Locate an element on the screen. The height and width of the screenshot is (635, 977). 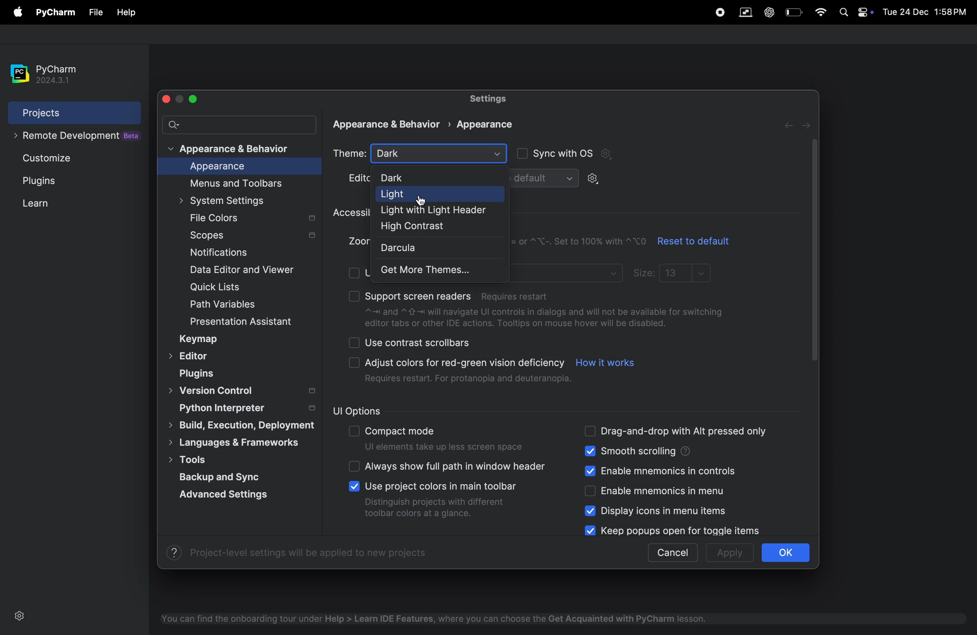
notifications is located at coordinates (223, 254).